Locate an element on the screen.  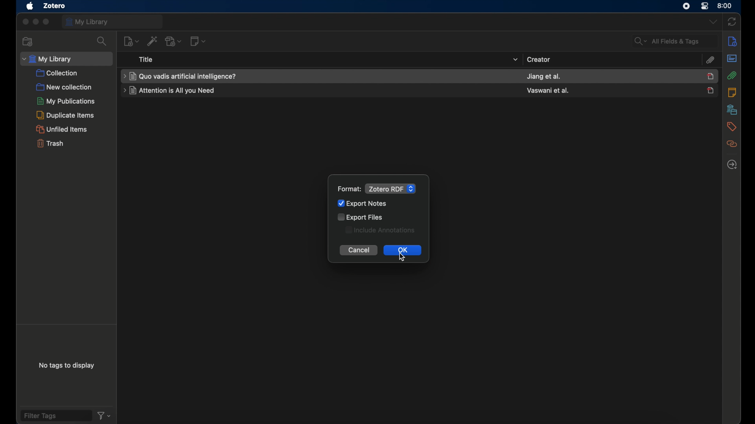
duplicate items is located at coordinates (66, 115).